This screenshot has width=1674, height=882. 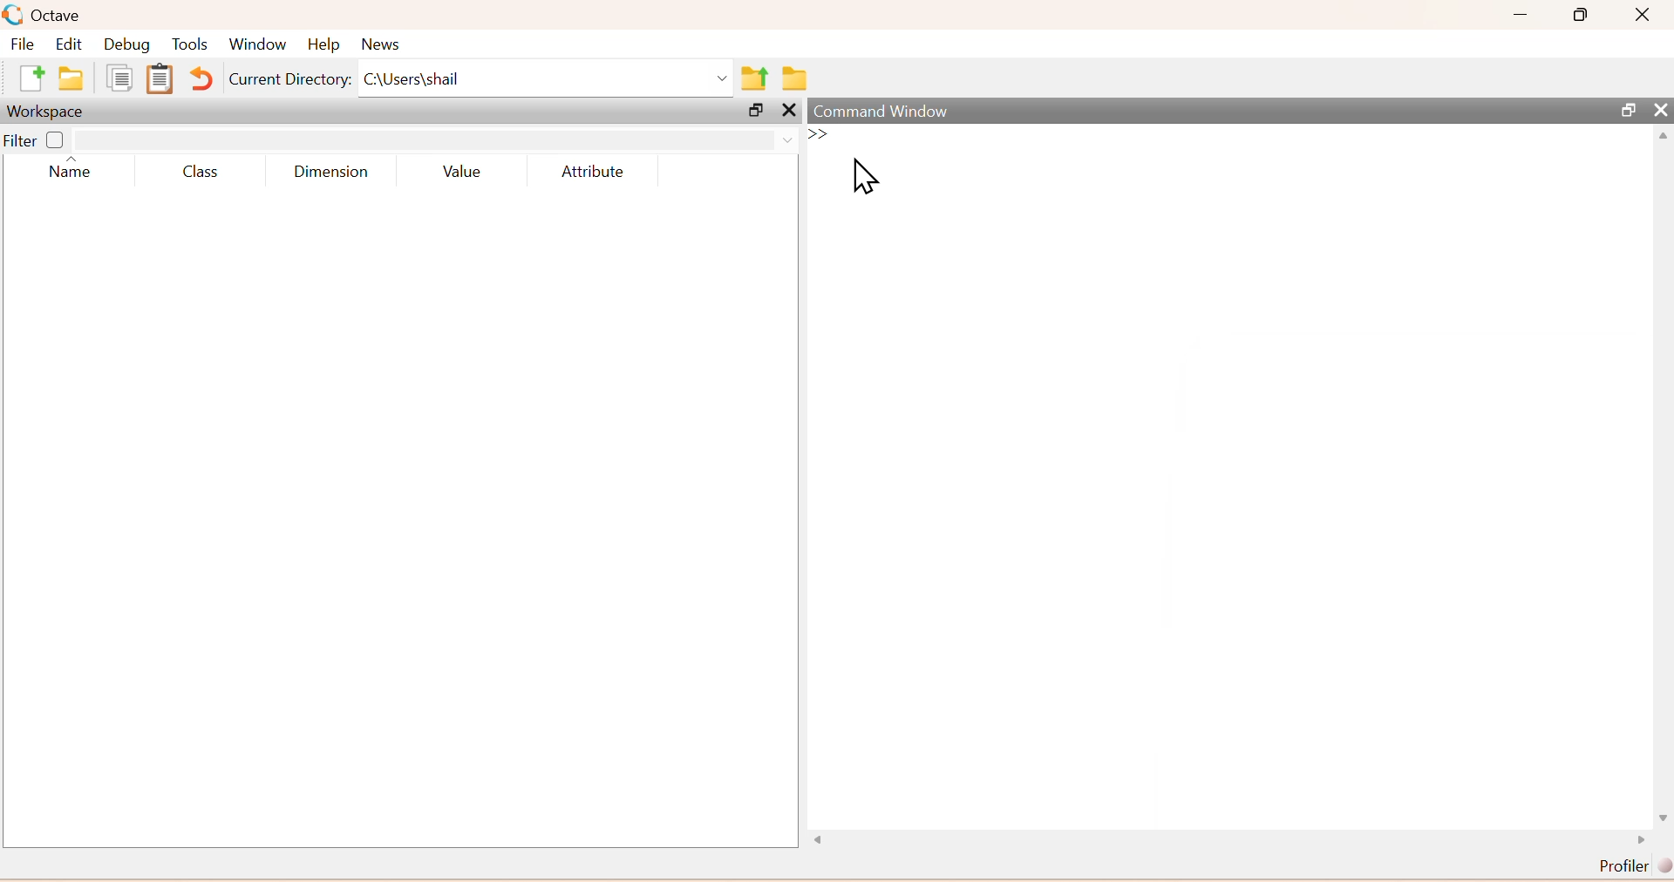 I want to click on scroll down, so click(x=1658, y=816).